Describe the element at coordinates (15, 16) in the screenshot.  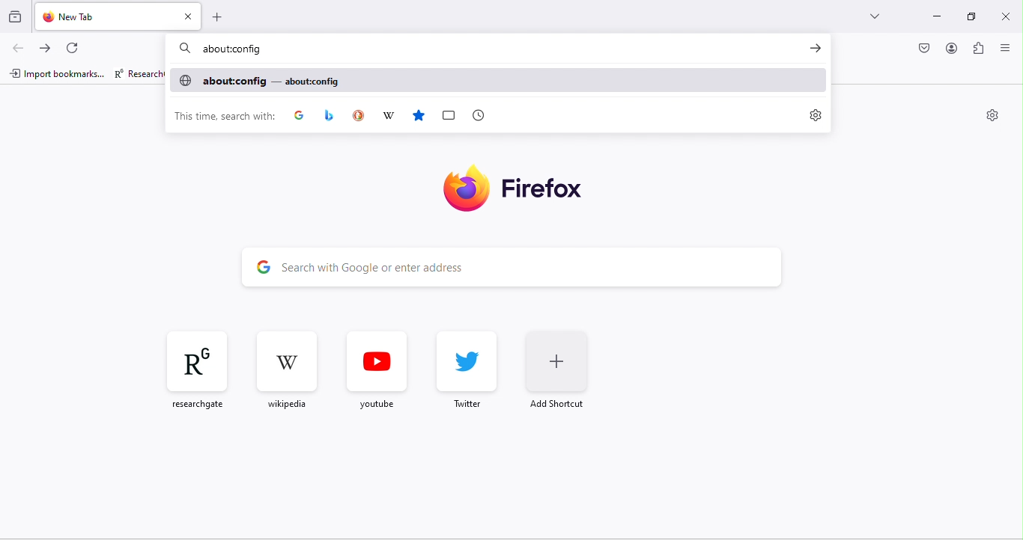
I see `view recent` at that location.